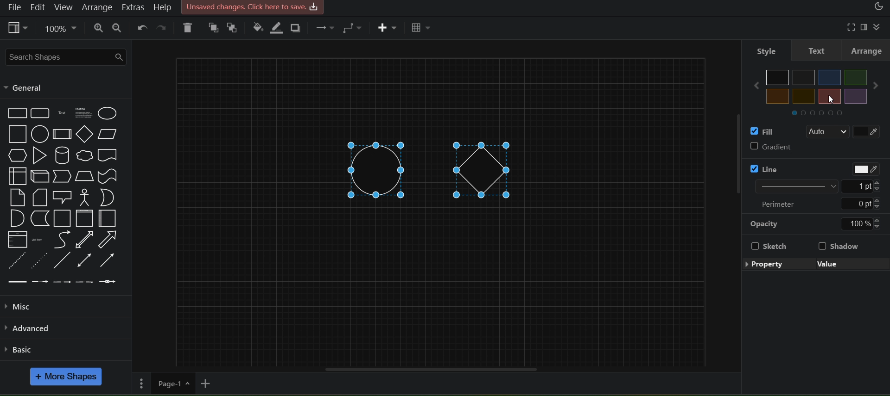  I want to click on style, so click(764, 50).